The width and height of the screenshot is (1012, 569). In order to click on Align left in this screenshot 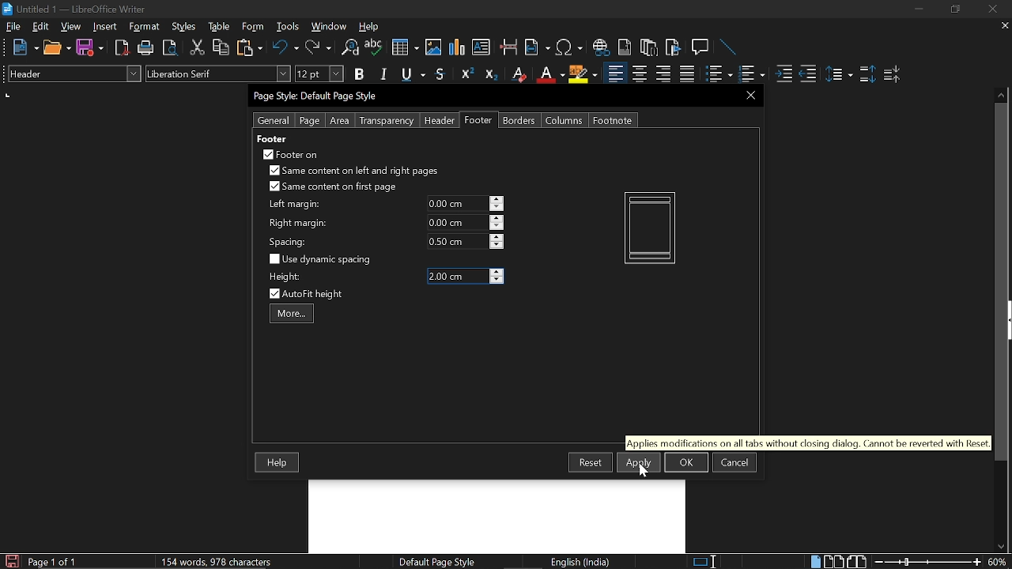, I will do `click(615, 74)`.